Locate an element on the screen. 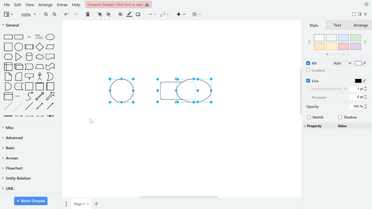  green is located at coordinates (355, 38).